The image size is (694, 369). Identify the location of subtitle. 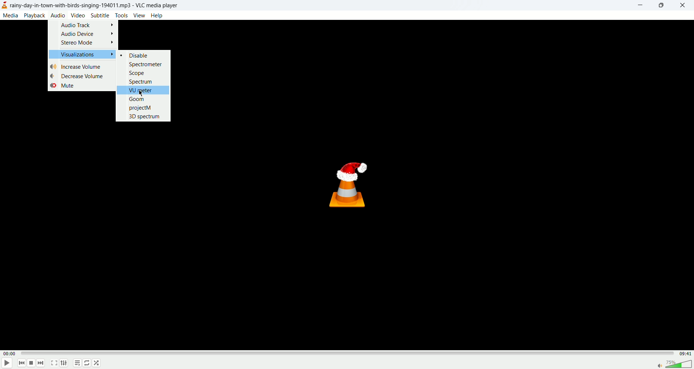
(100, 16).